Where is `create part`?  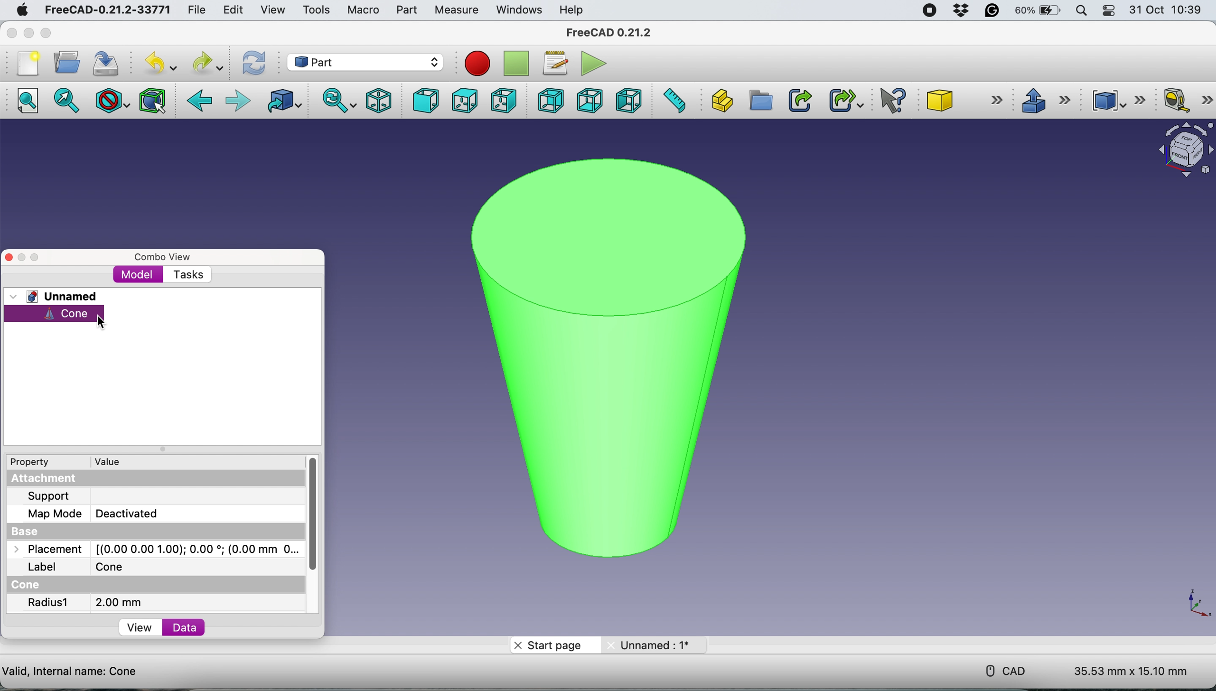
create part is located at coordinates (721, 99).